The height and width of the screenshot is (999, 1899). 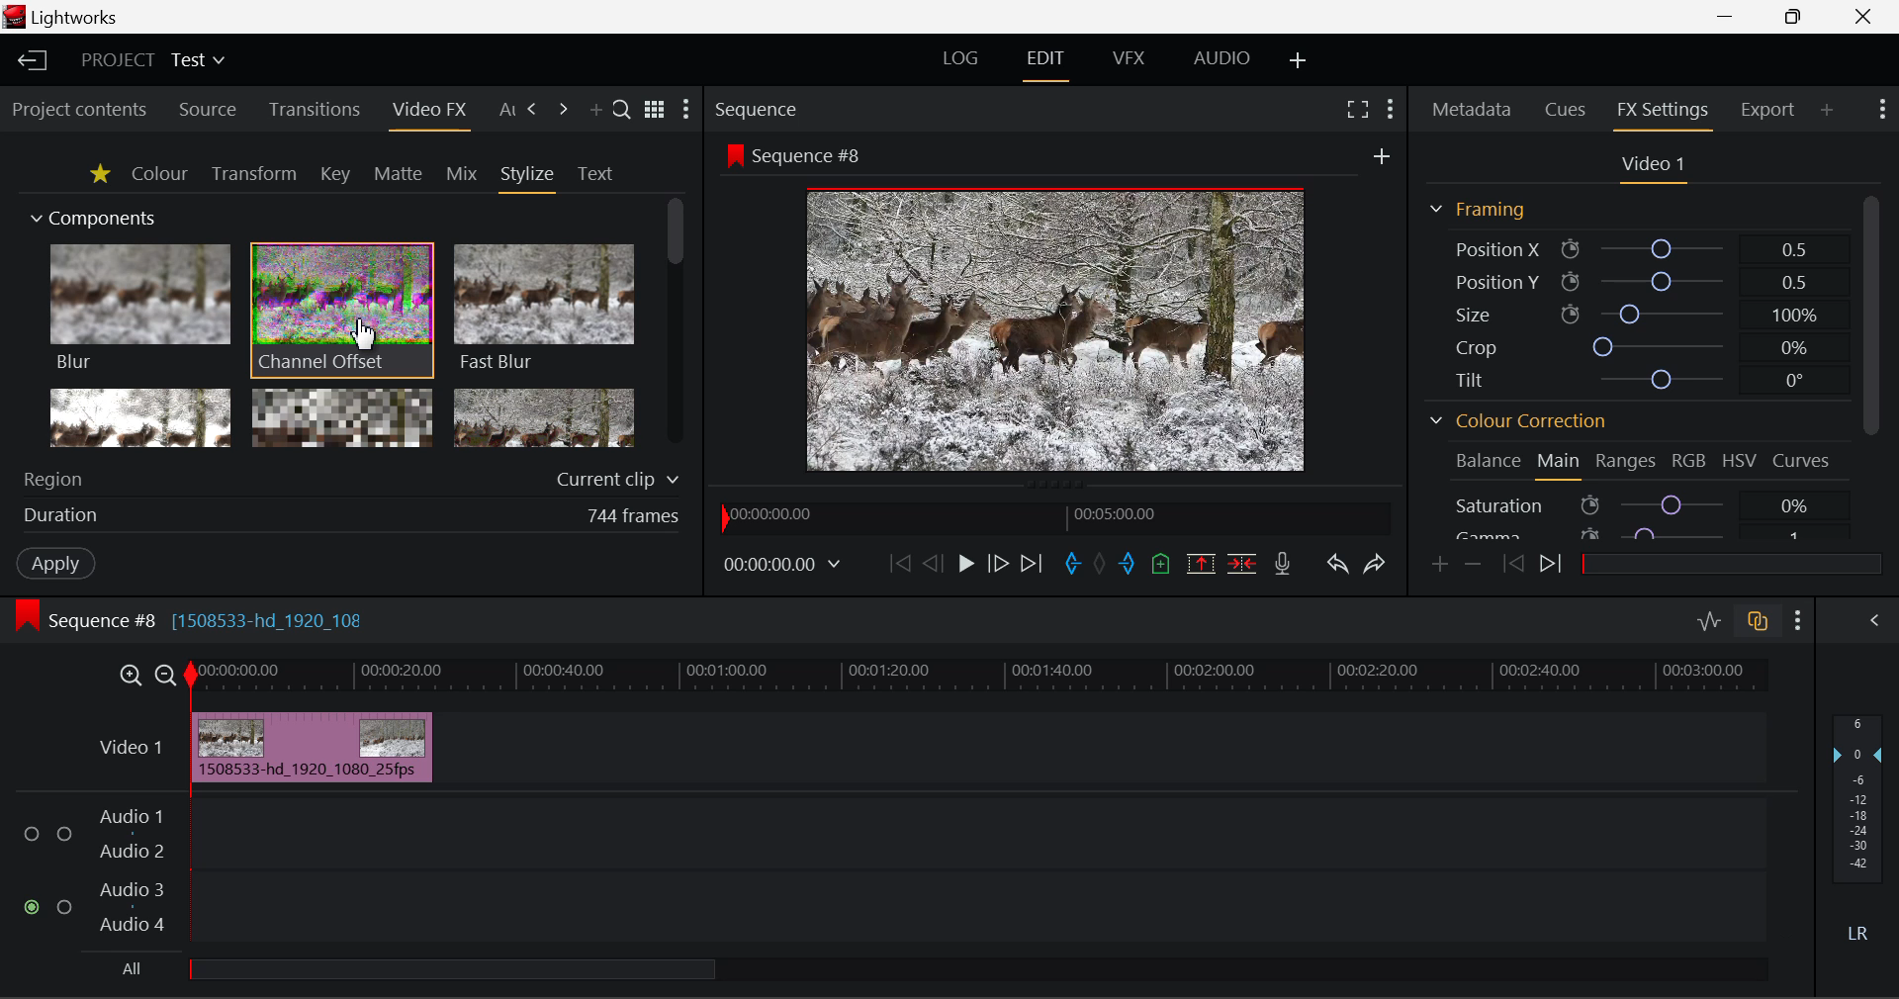 What do you see at coordinates (1129, 63) in the screenshot?
I see `VFX Layout` at bounding box center [1129, 63].